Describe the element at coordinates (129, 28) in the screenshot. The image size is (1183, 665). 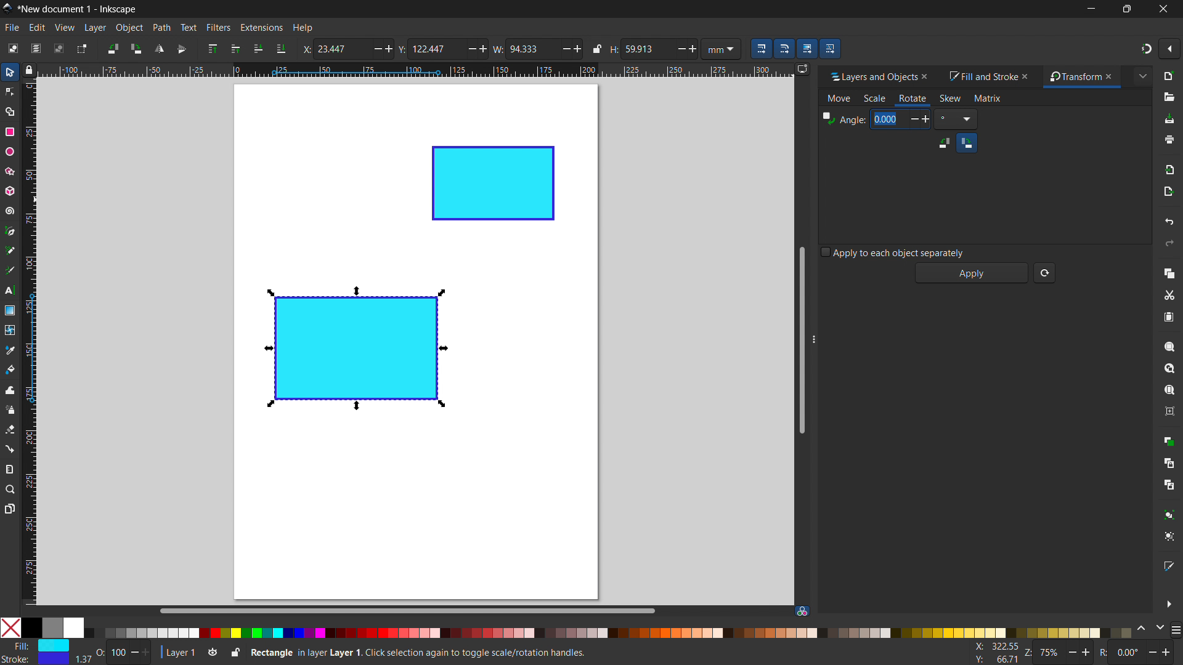
I see `object` at that location.